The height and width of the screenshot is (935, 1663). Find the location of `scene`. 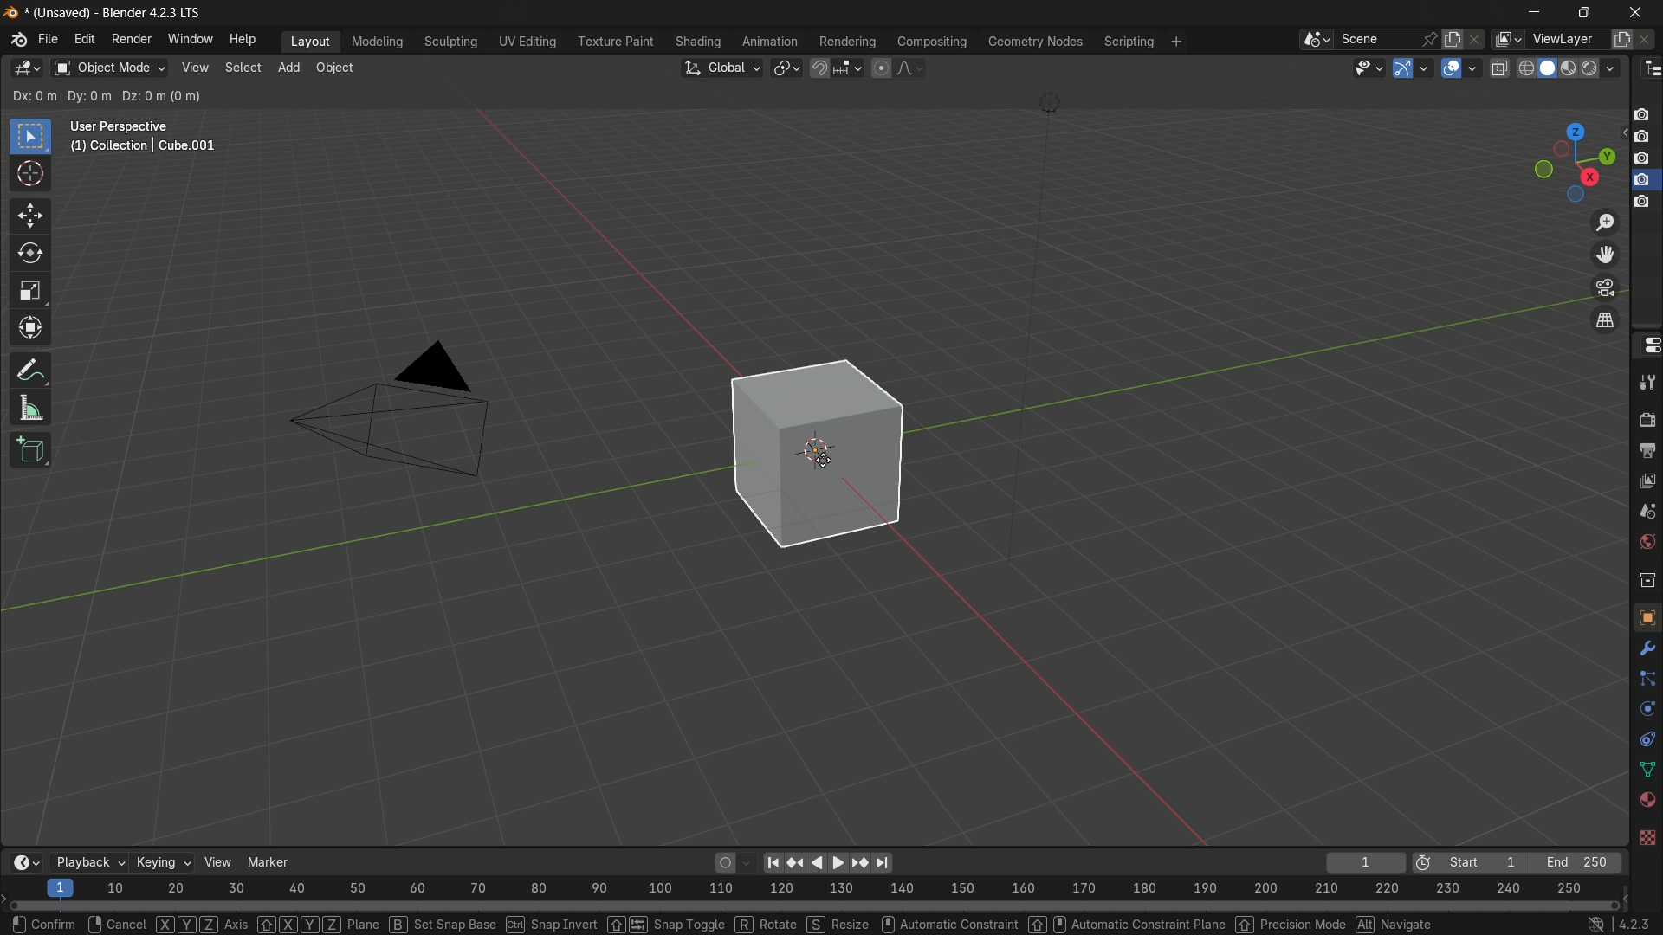

scene is located at coordinates (1386, 39).